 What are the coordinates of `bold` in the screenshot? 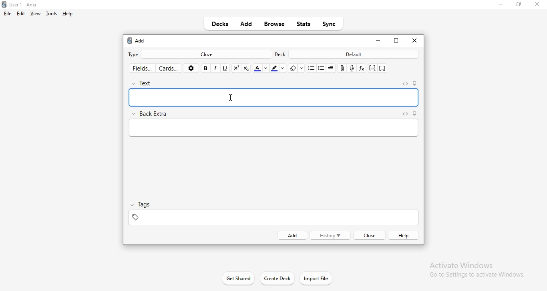 It's located at (206, 68).